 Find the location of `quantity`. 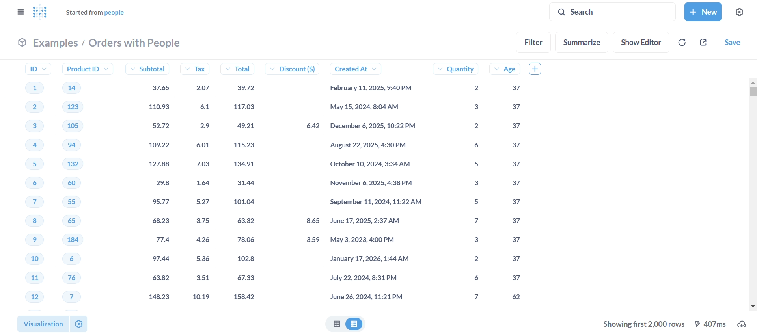

quantity is located at coordinates (467, 186).